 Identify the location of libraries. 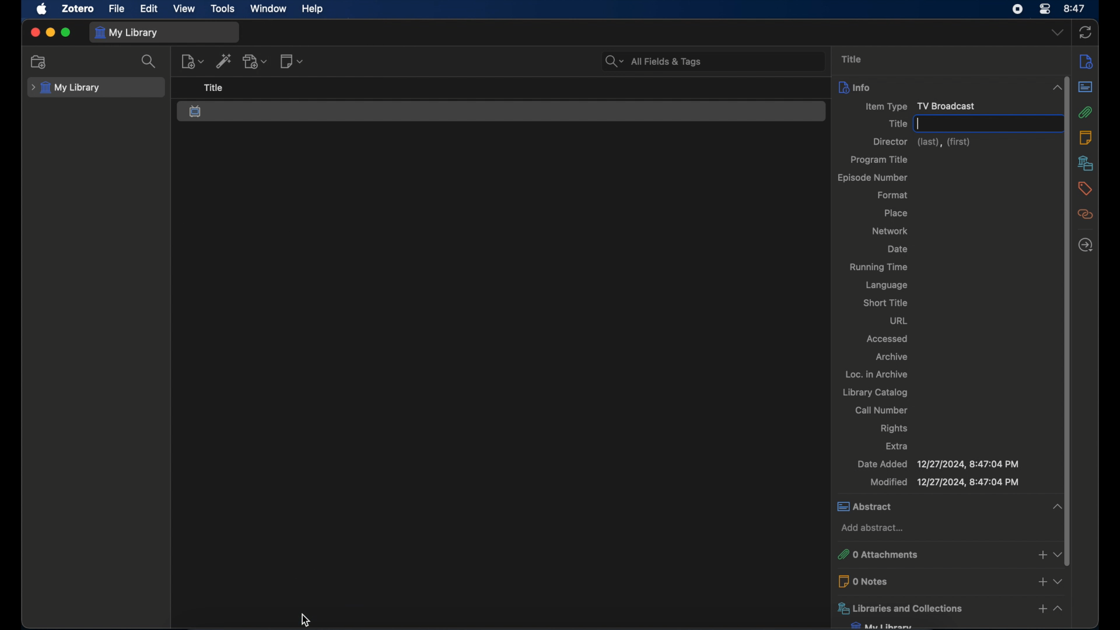
(1085, 163).